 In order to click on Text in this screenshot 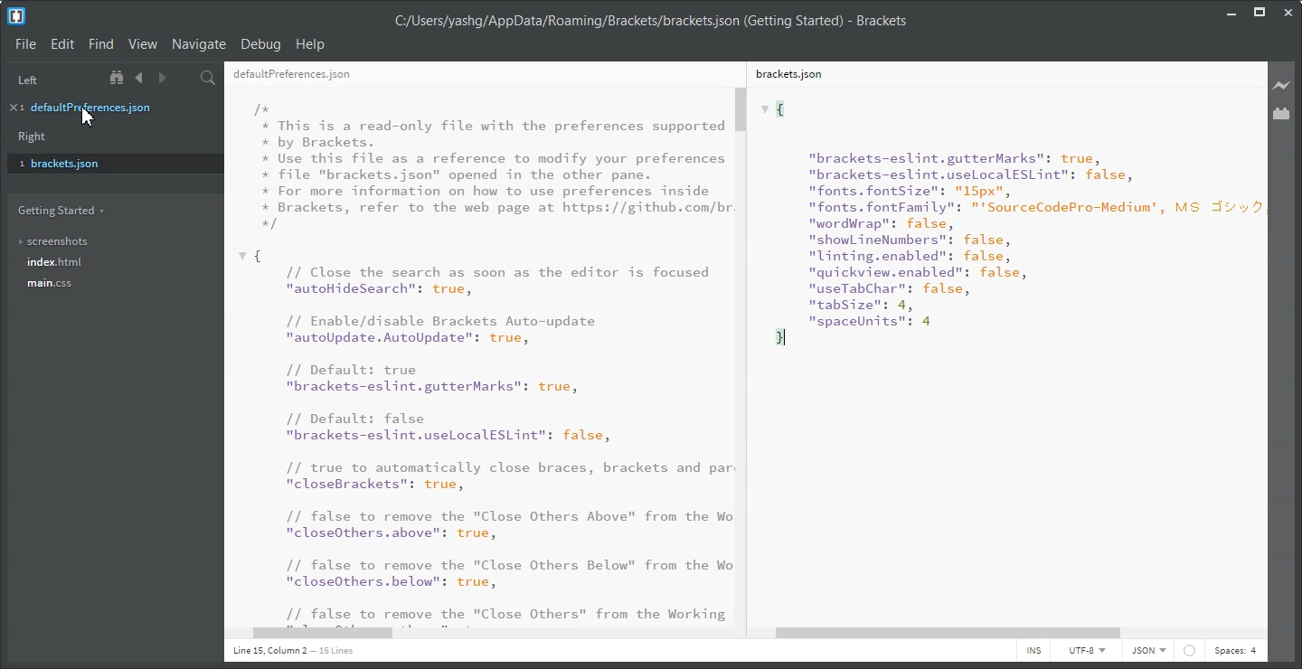, I will do `click(293, 651)`.